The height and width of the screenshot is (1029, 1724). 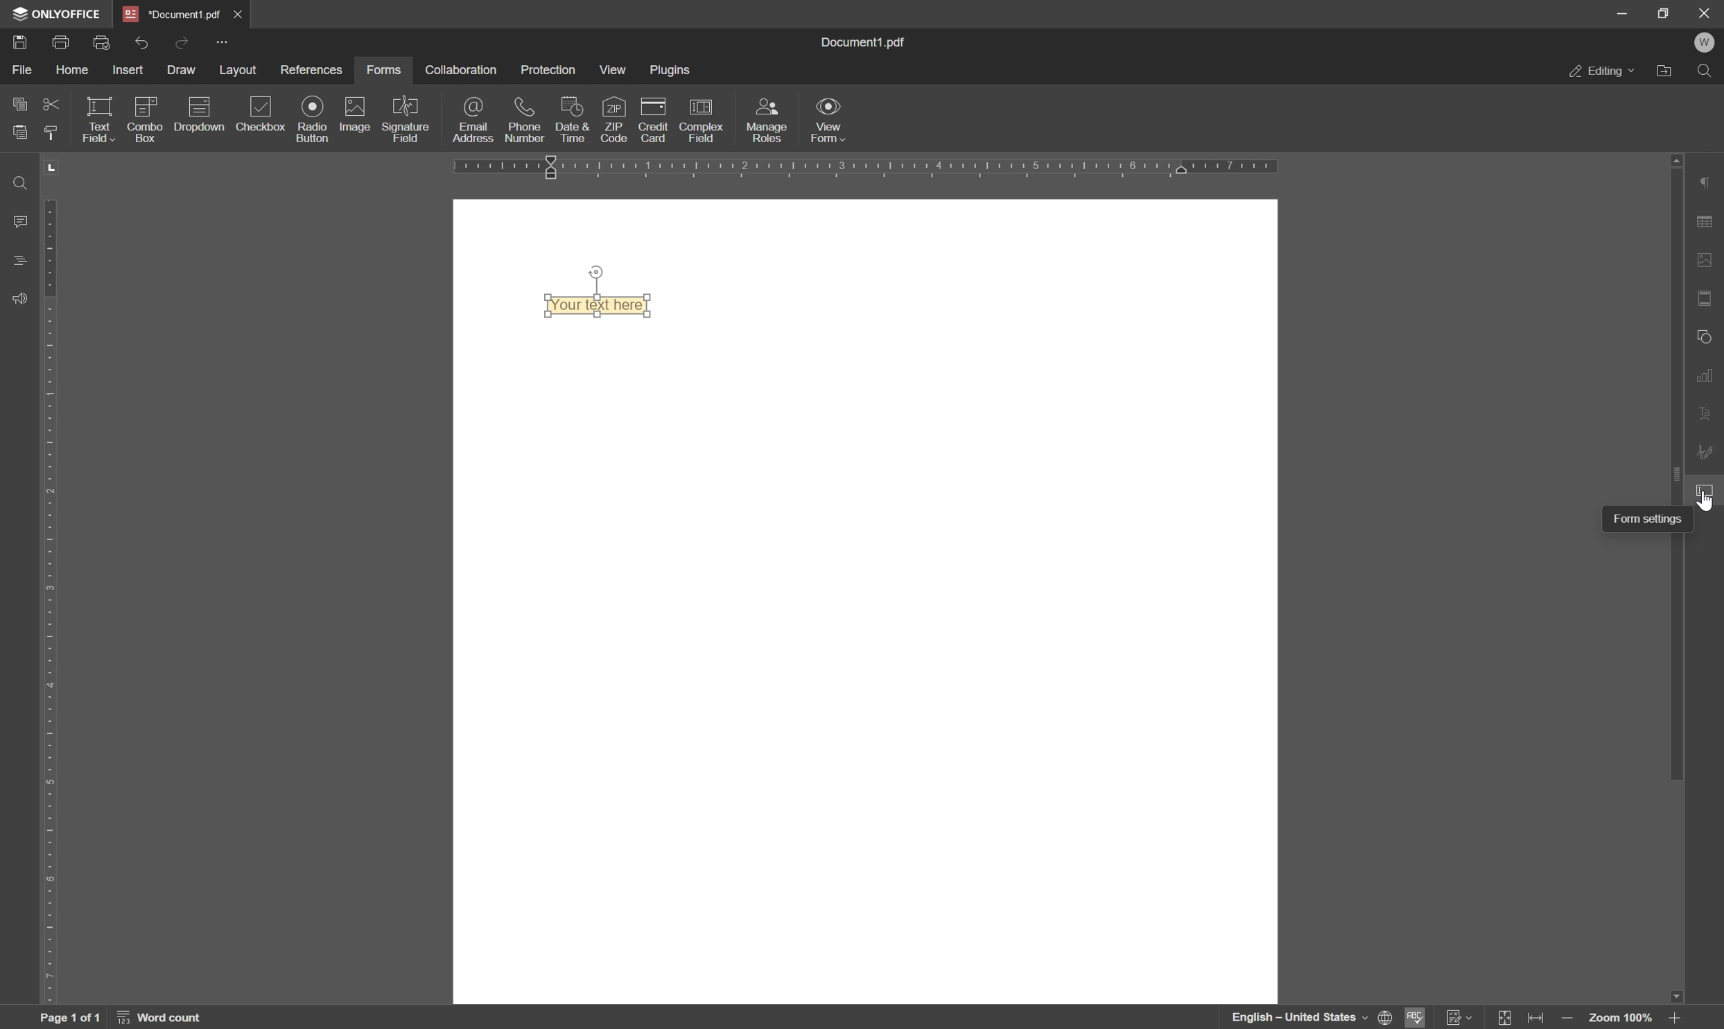 I want to click on chart settings, so click(x=1705, y=375).